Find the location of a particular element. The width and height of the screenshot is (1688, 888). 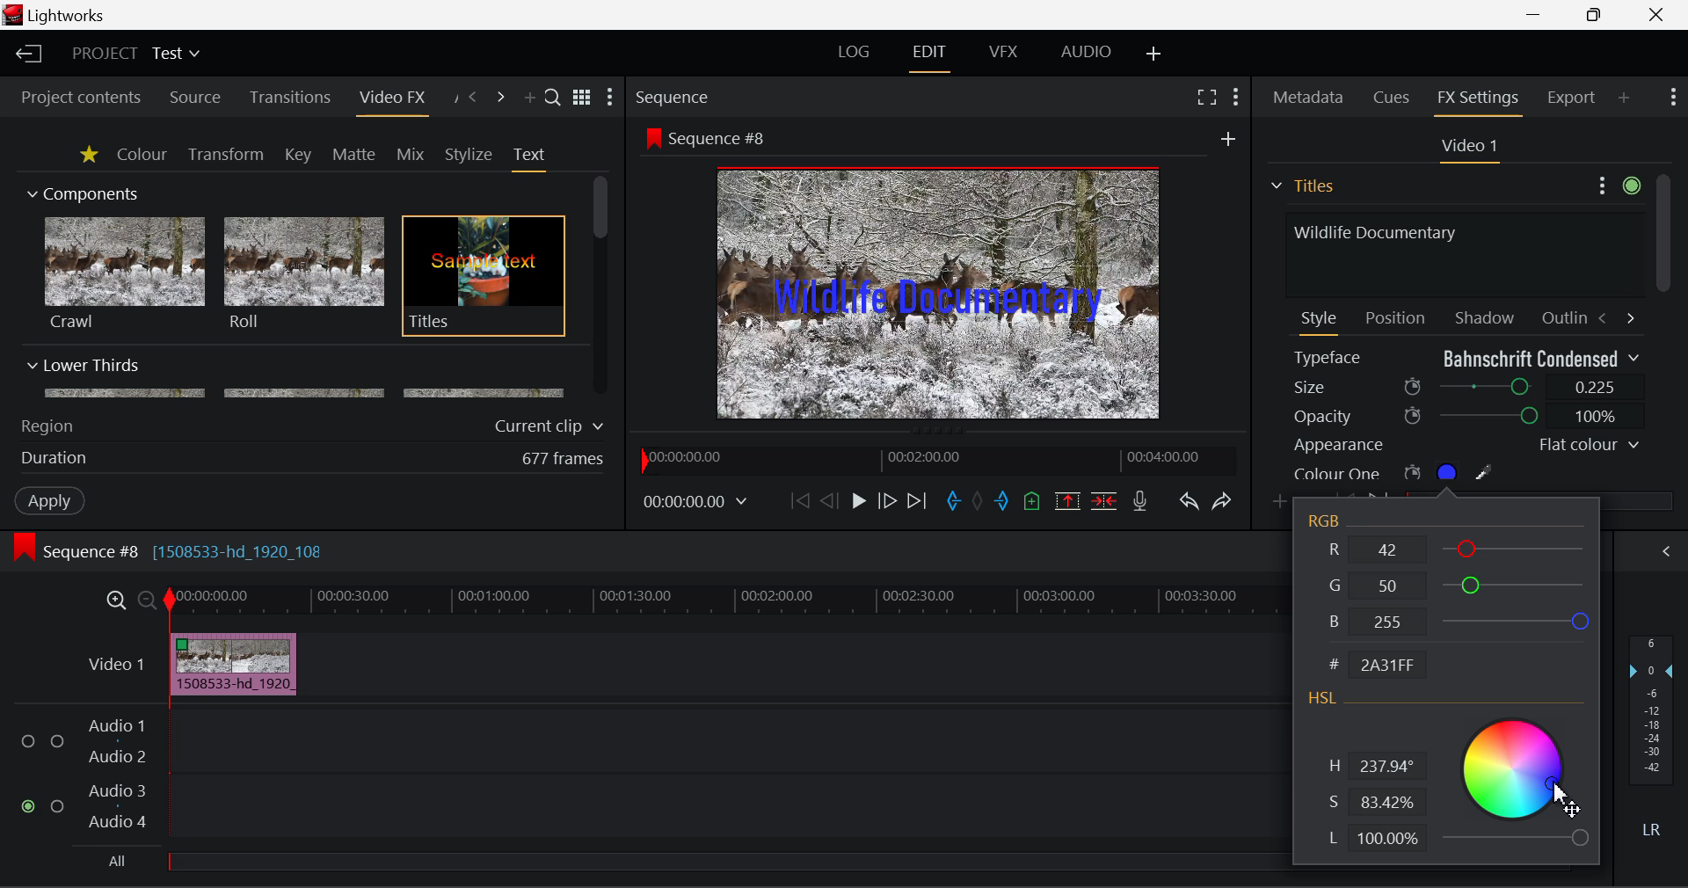

Decibel Level is located at coordinates (1653, 740).